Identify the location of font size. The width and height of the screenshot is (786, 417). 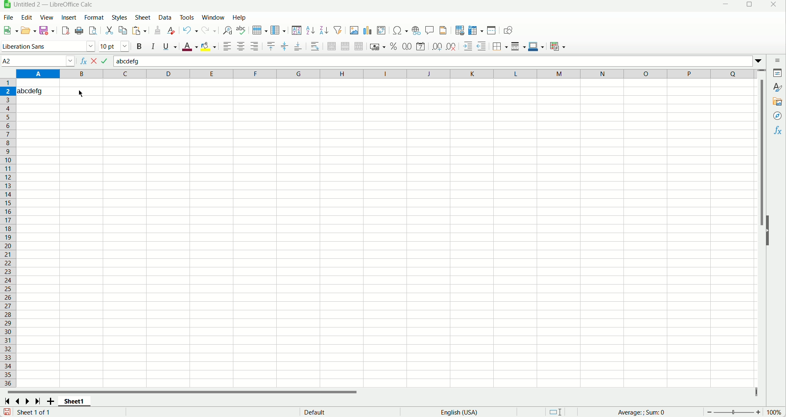
(115, 46).